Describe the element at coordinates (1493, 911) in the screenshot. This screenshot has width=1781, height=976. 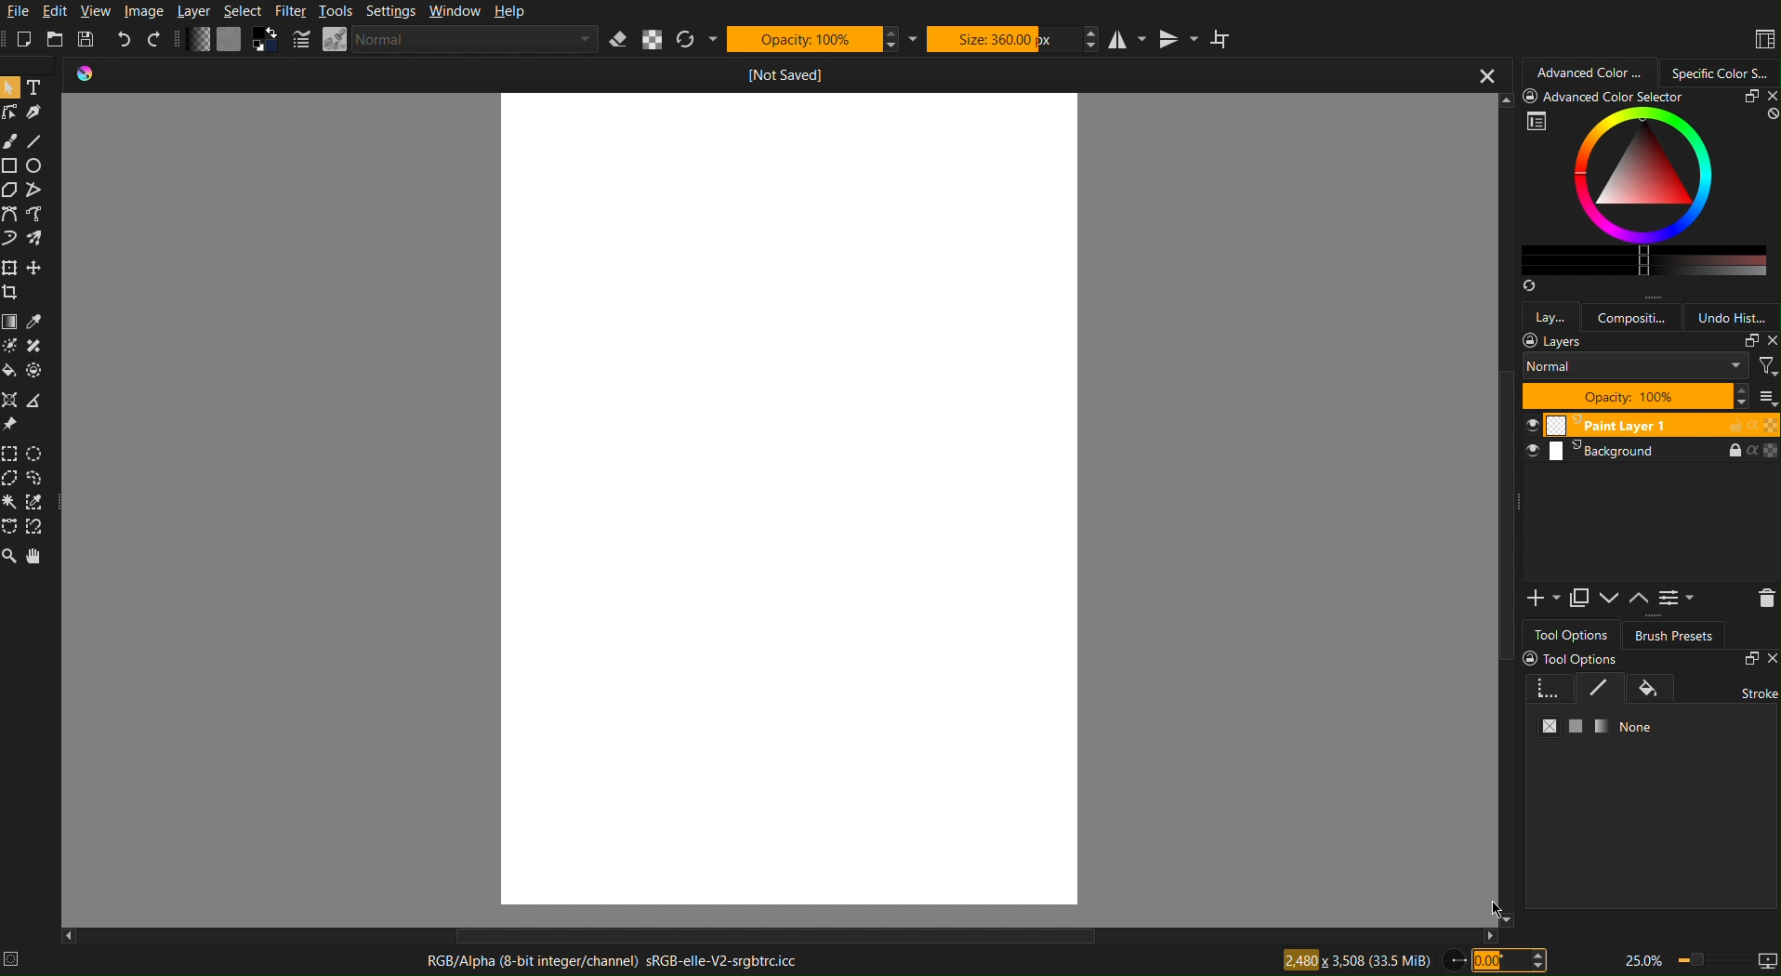
I see `cursor` at that location.